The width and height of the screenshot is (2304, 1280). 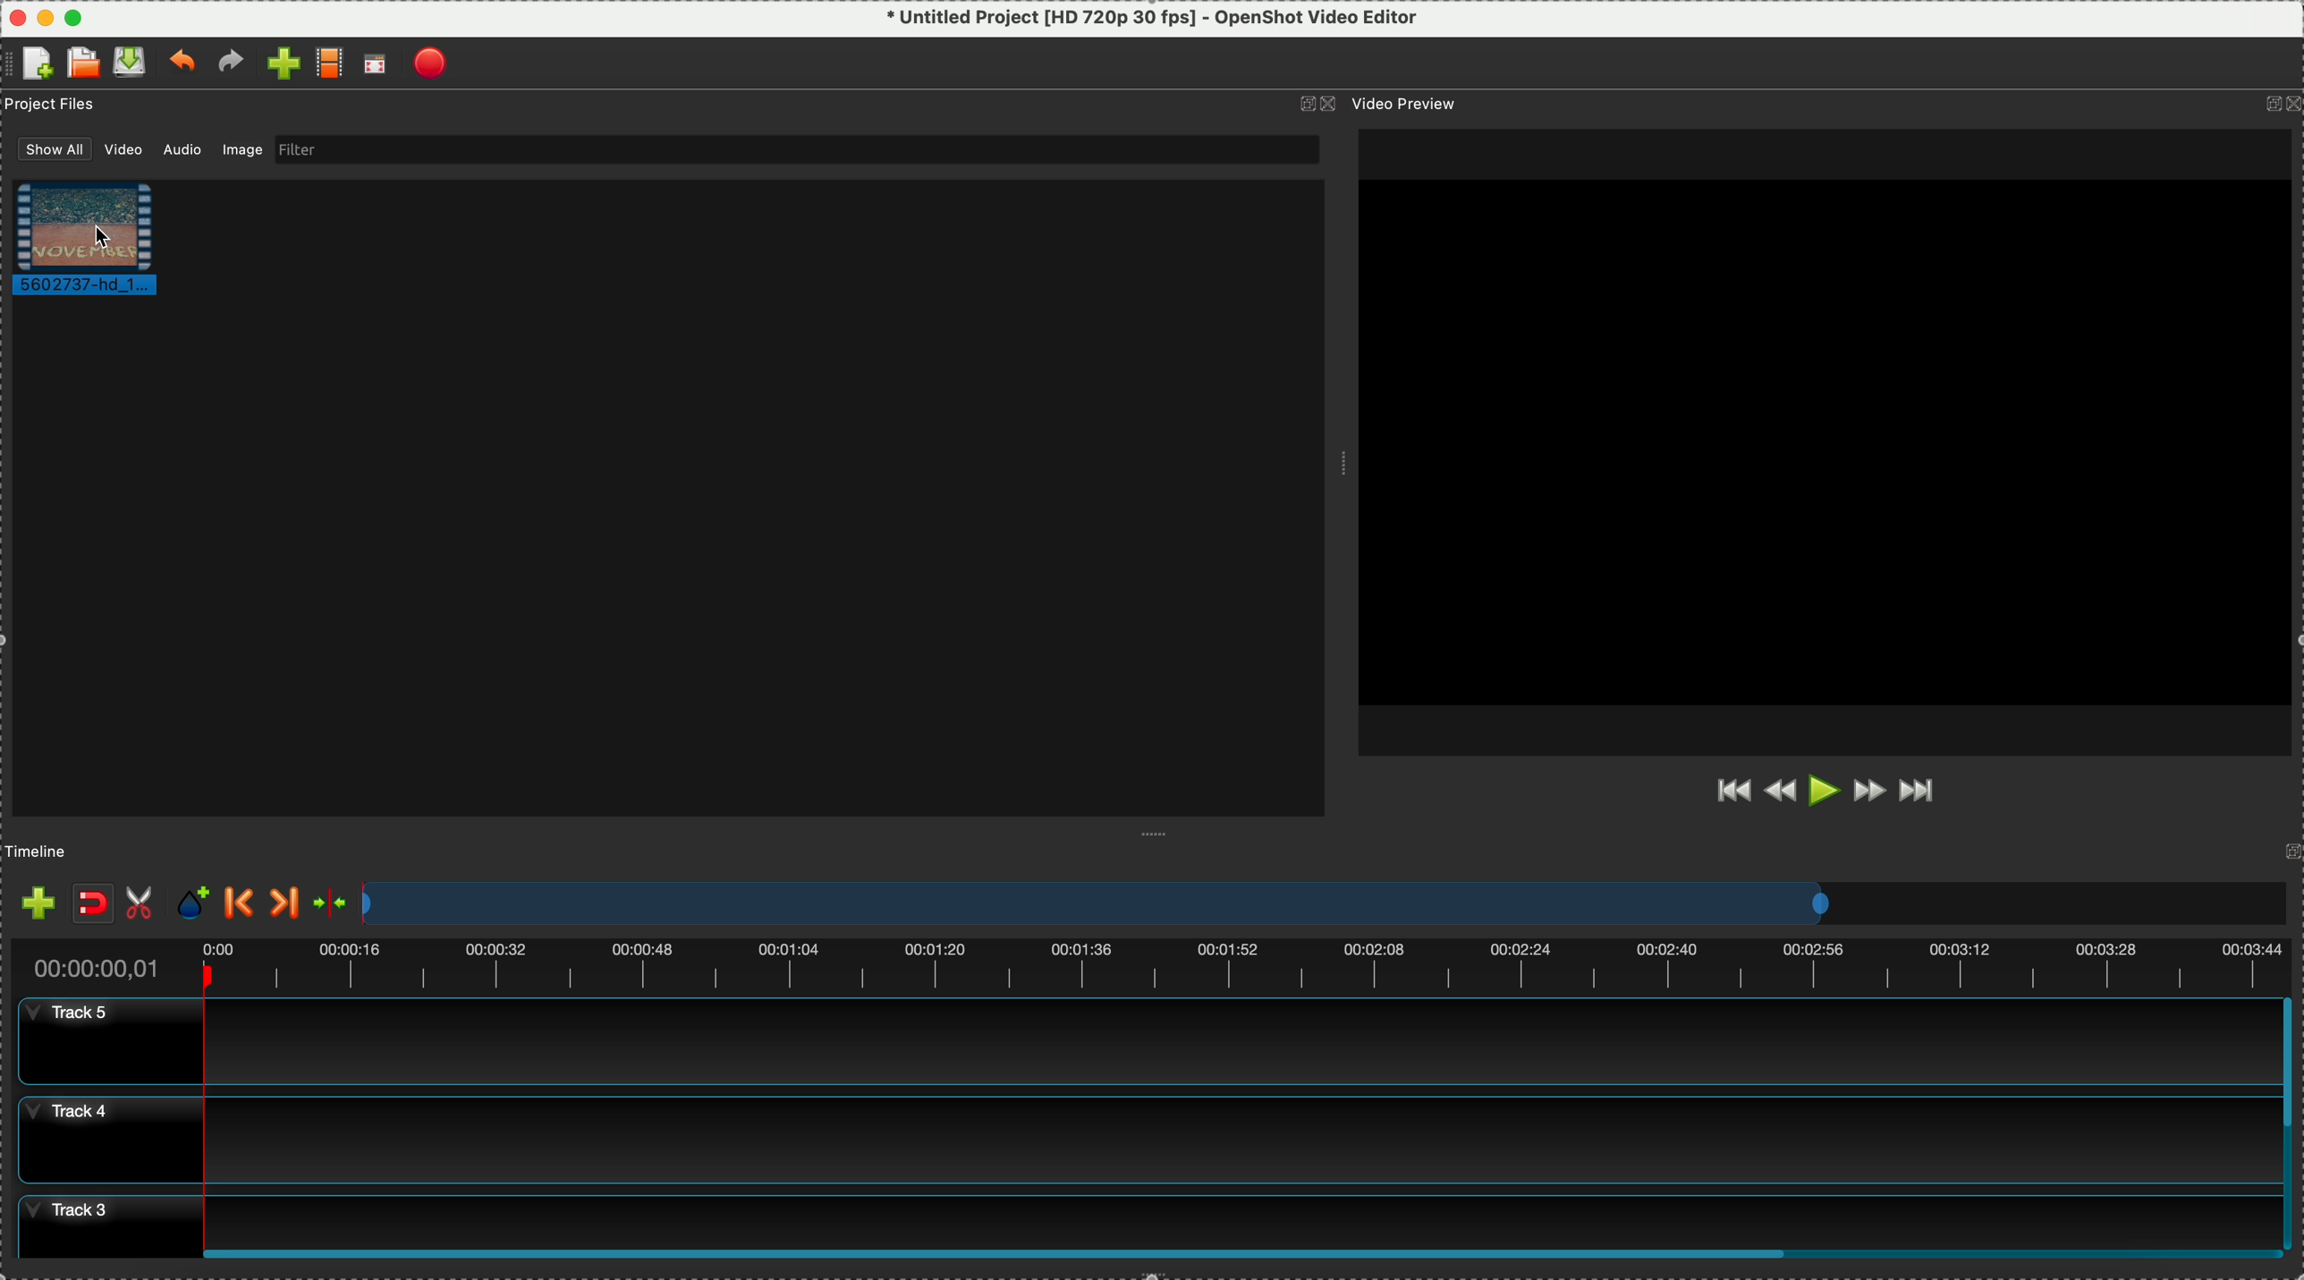 I want to click on add mark, so click(x=197, y=903).